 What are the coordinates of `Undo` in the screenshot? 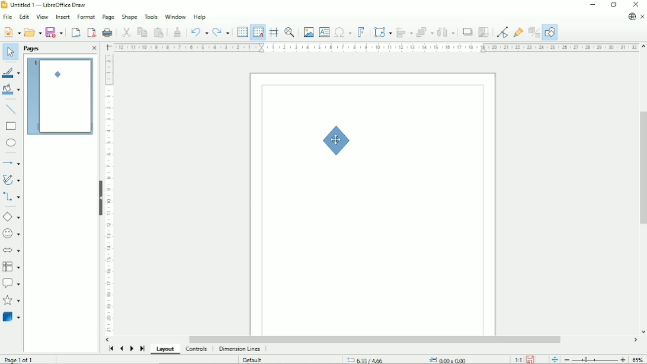 It's located at (198, 31).